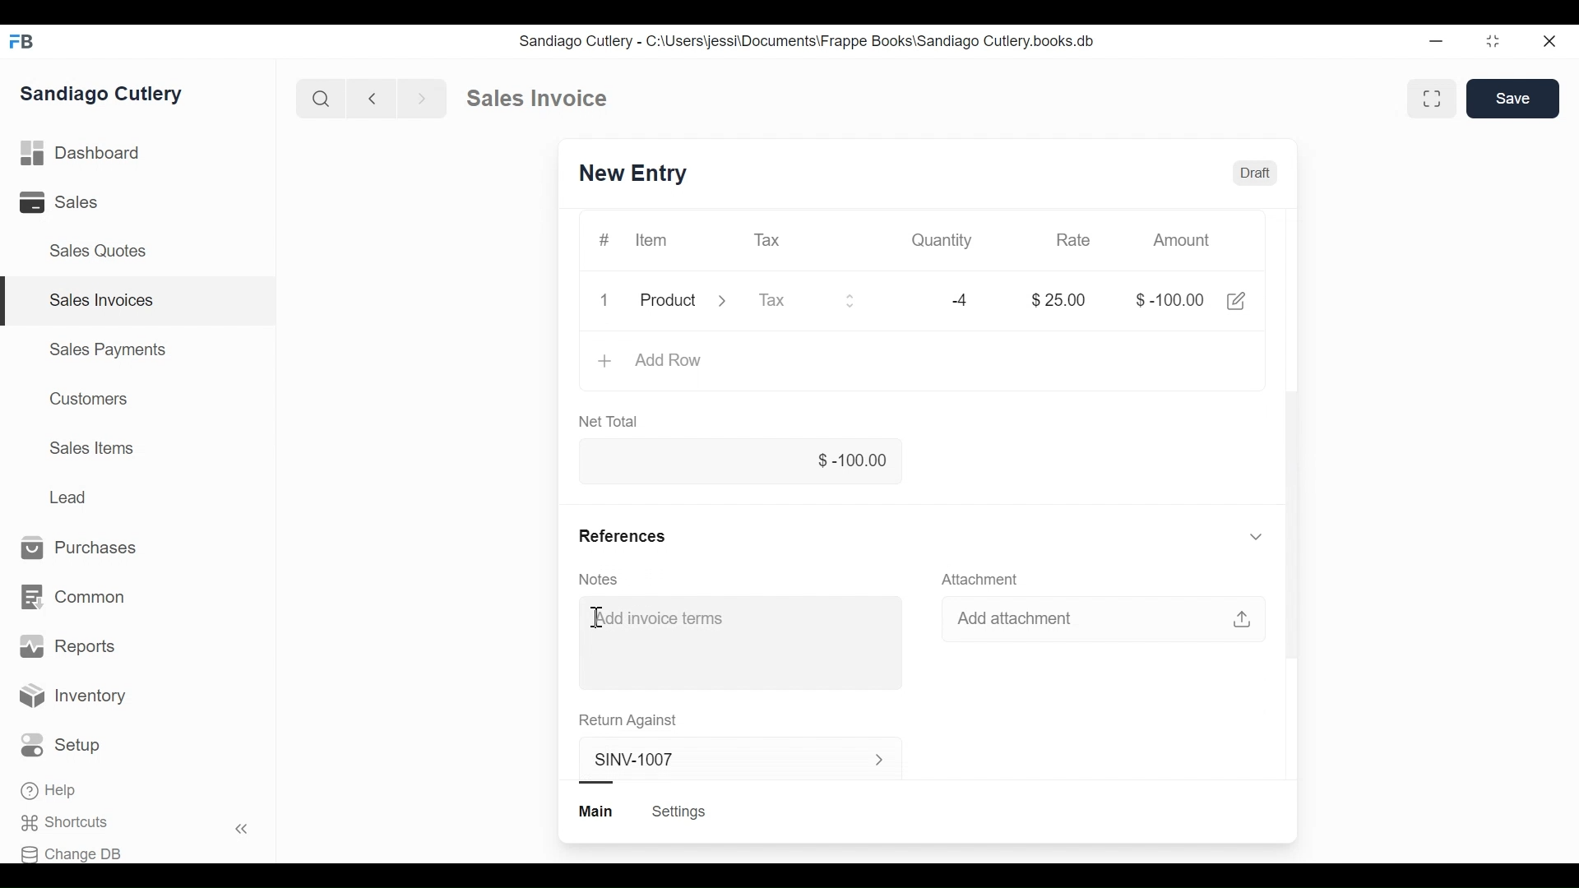 The height and width of the screenshot is (888, 1579). What do you see at coordinates (65, 645) in the screenshot?
I see `Reports` at bounding box center [65, 645].